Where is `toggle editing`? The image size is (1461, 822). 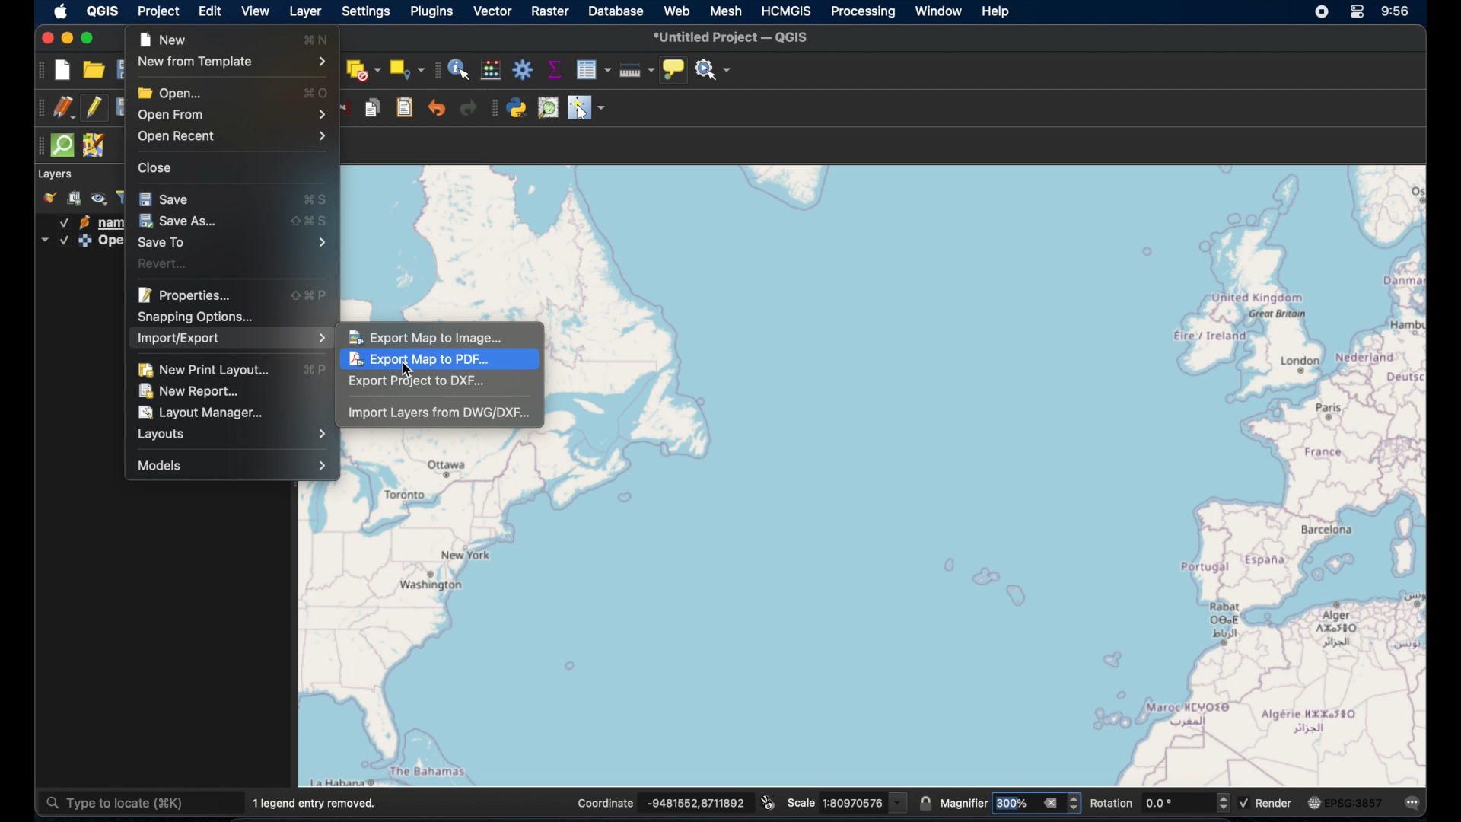 toggle editing is located at coordinates (93, 109).